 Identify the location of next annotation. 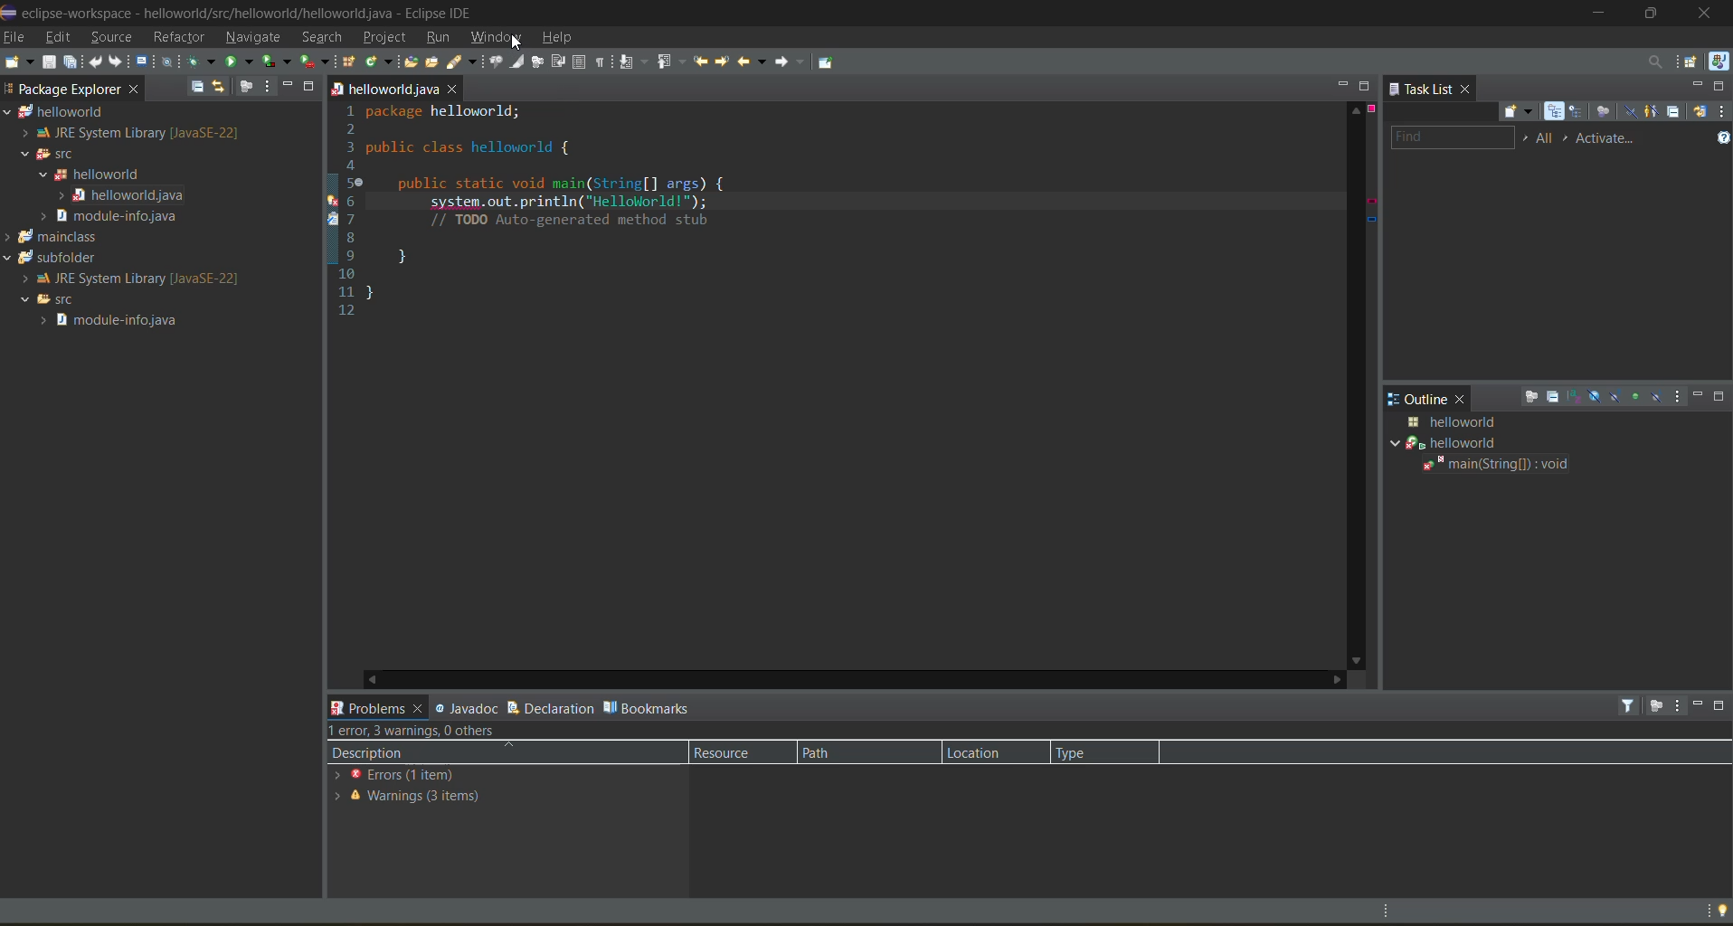
(636, 62).